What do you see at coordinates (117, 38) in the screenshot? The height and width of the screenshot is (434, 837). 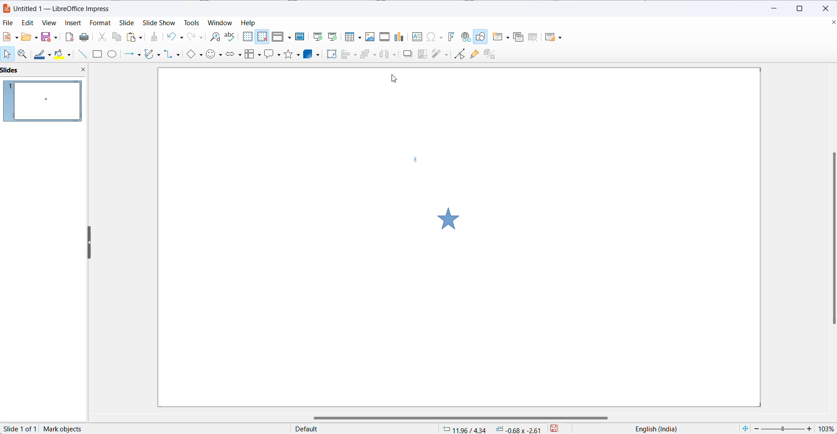 I see `copy` at bounding box center [117, 38].